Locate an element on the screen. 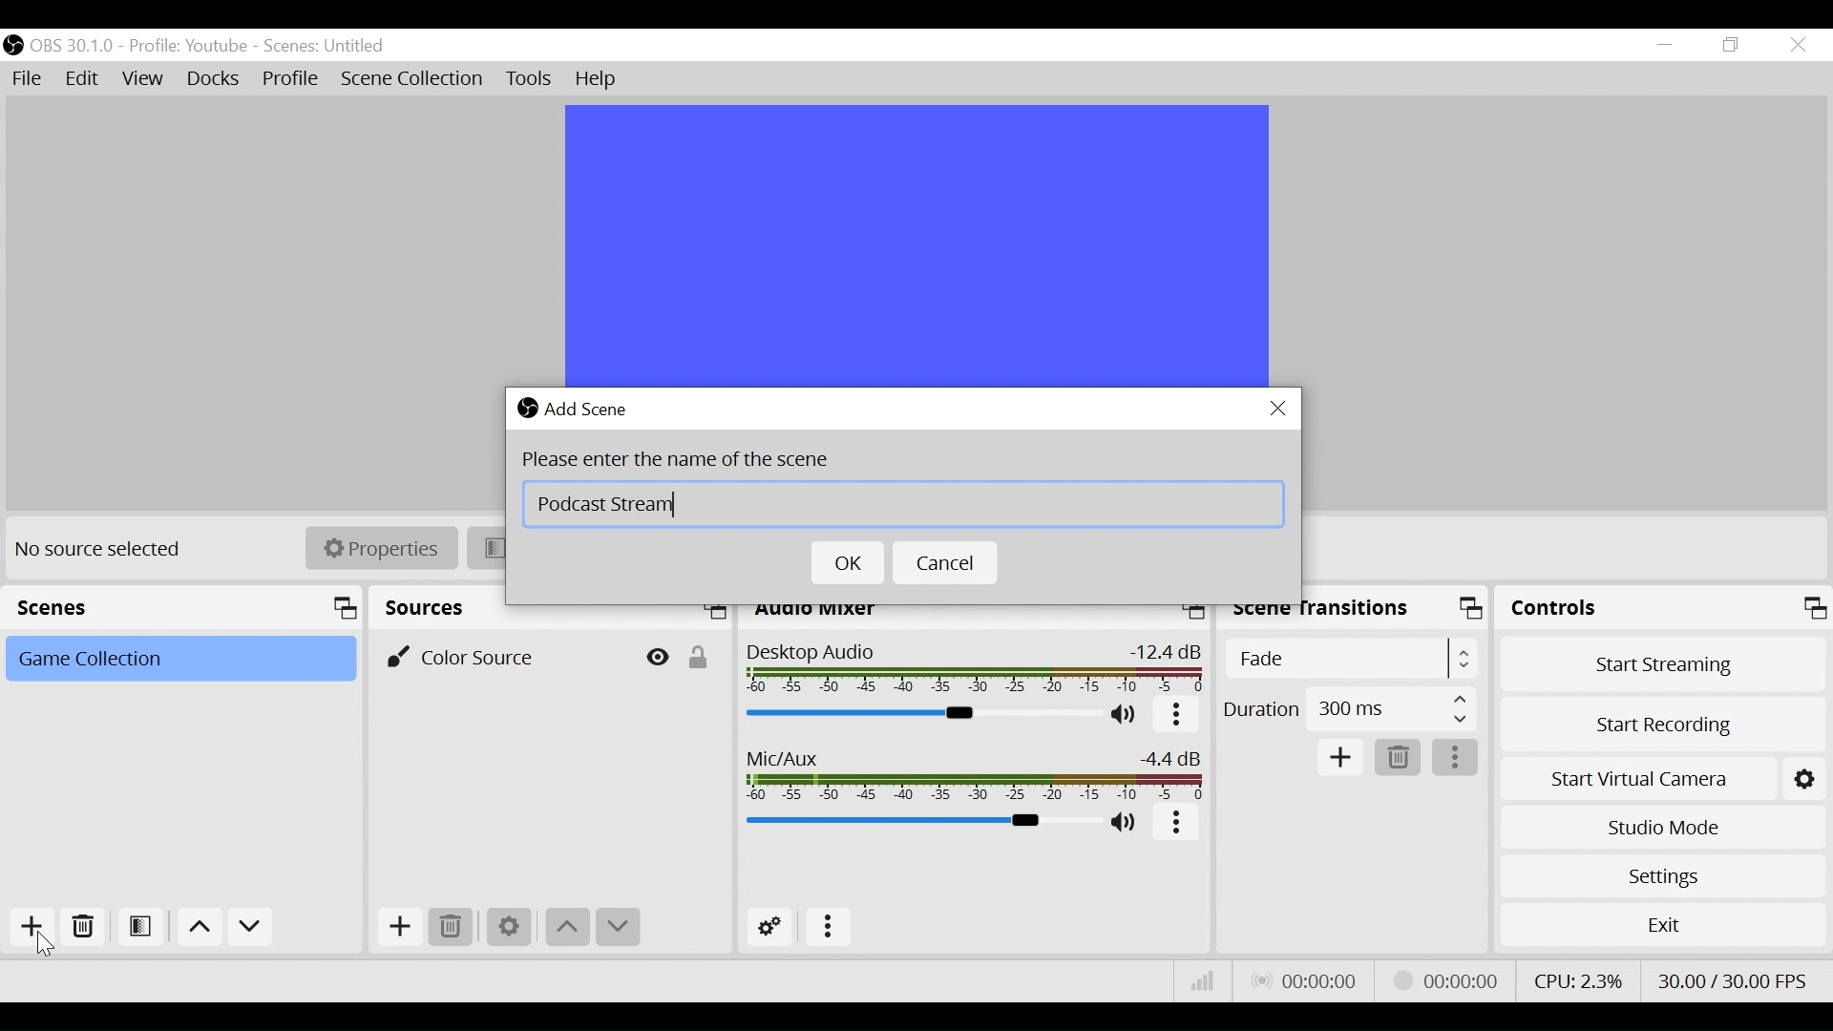  OBS Desktop Icon is located at coordinates (12, 45).